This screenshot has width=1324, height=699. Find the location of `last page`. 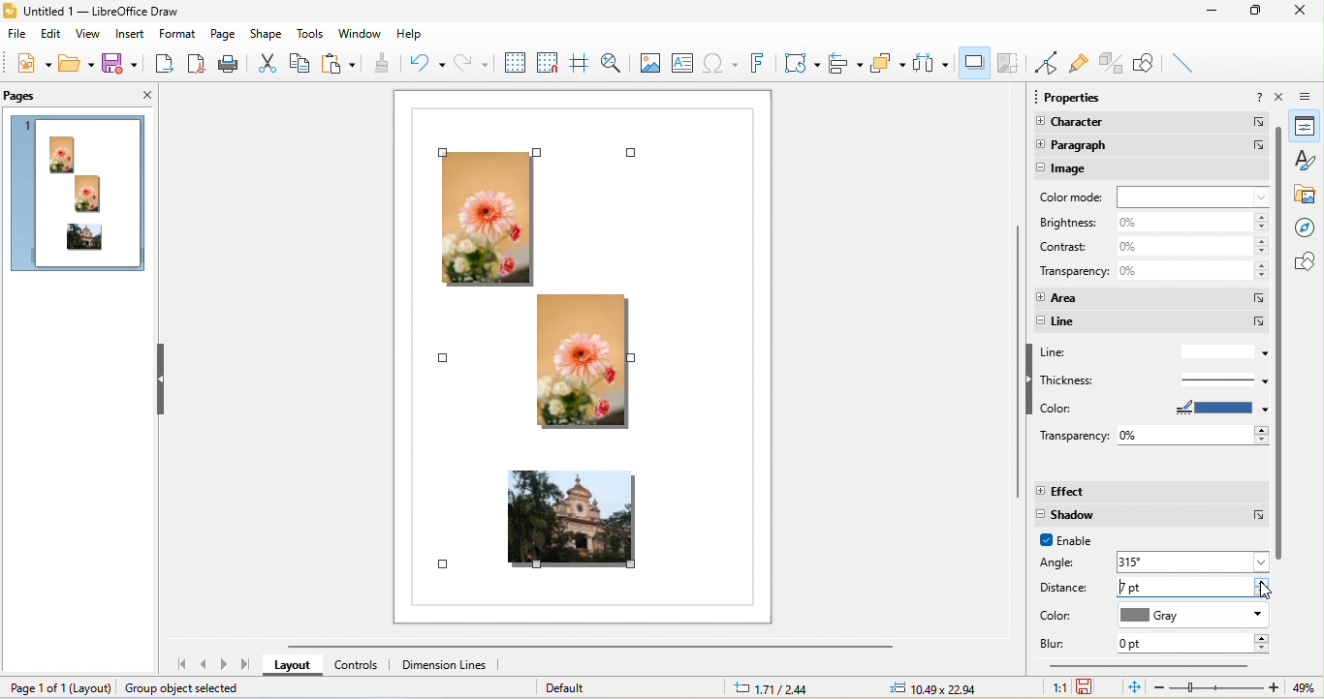

last page is located at coordinates (246, 665).